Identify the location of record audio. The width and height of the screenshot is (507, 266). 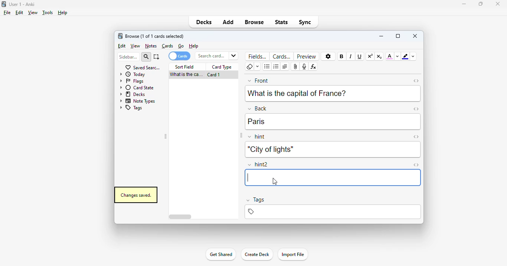
(304, 67).